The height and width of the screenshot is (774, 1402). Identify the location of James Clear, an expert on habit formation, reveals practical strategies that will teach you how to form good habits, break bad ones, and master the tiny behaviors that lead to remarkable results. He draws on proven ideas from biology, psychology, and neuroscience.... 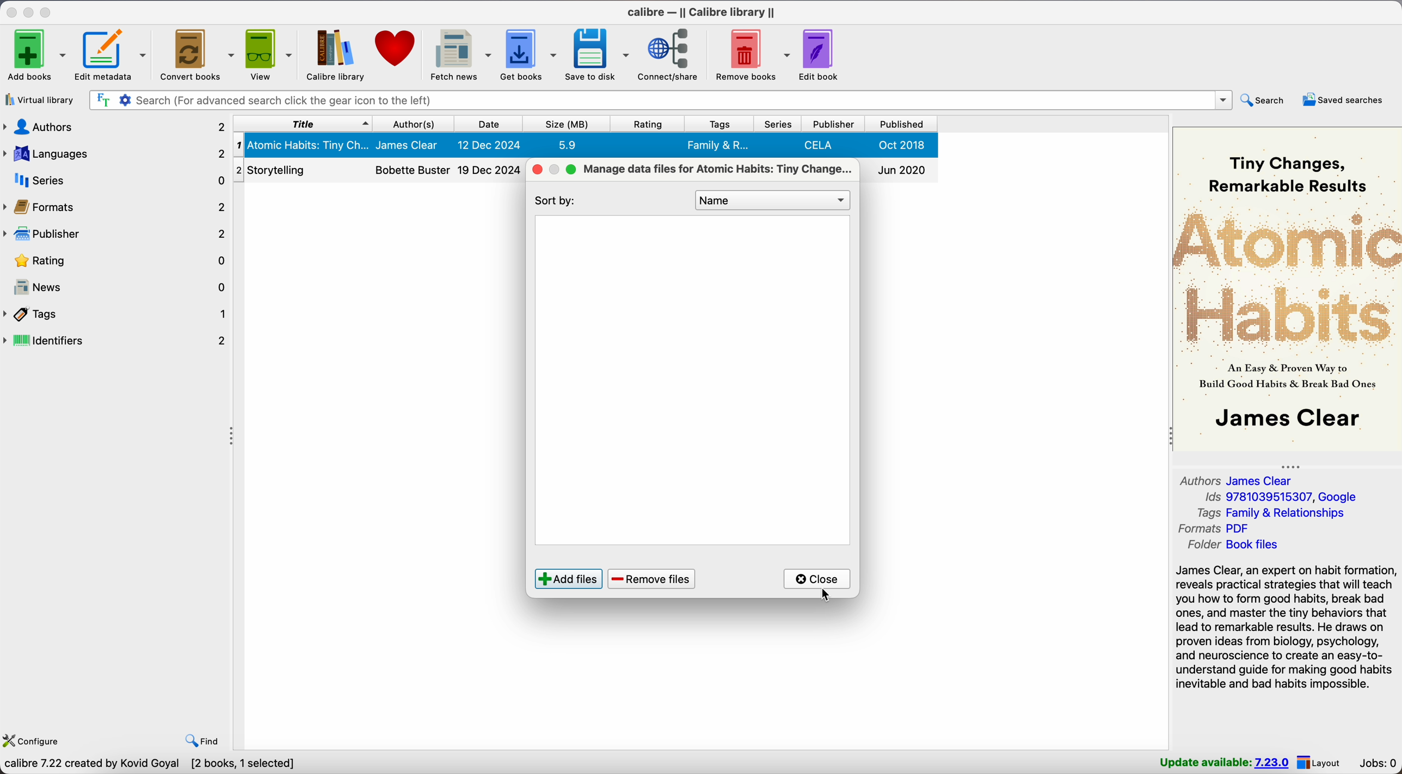
(1286, 629).